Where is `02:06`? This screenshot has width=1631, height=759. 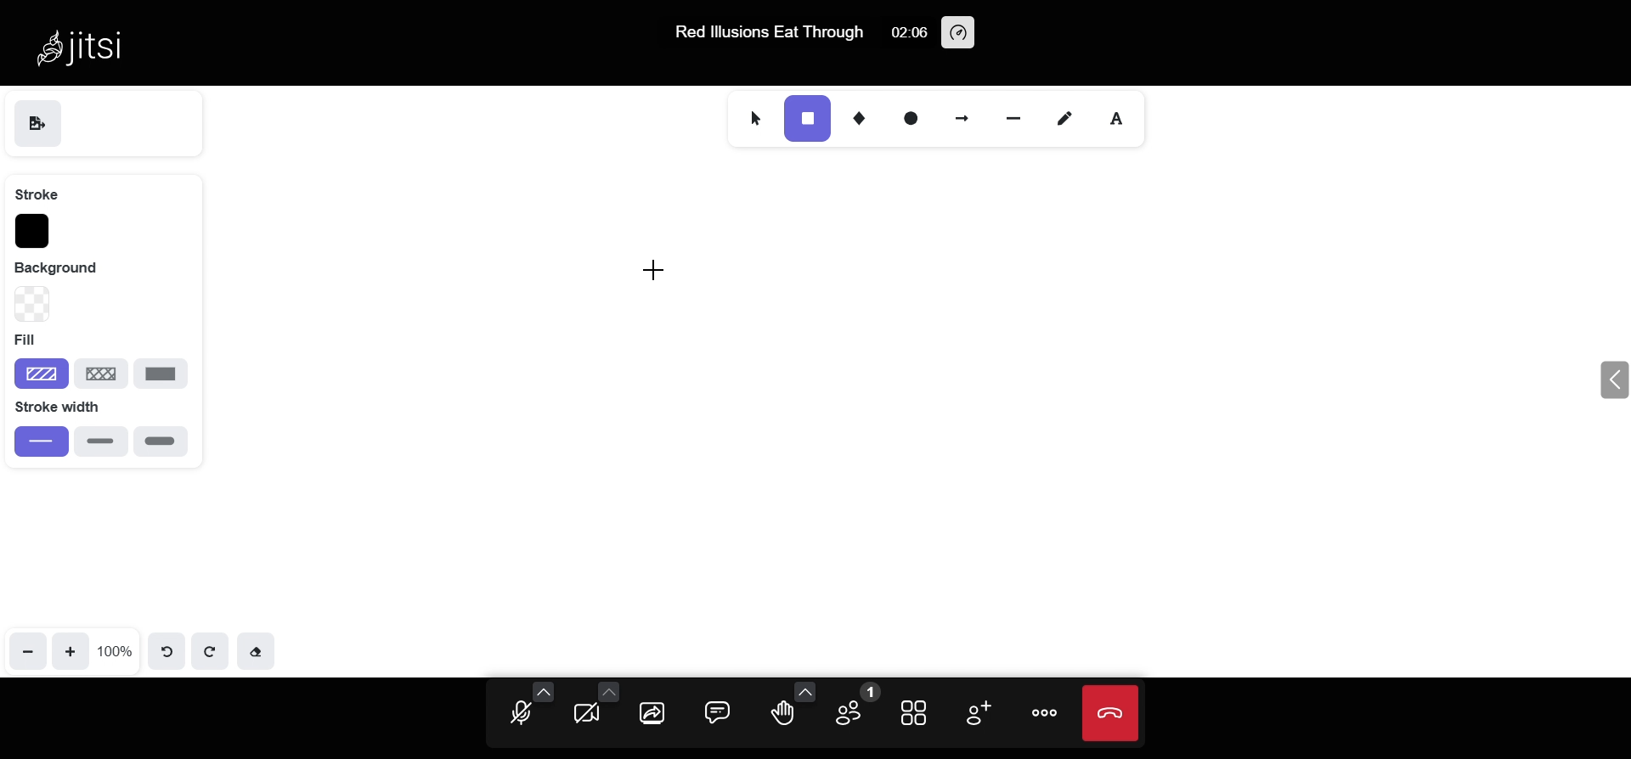
02:06 is located at coordinates (907, 31).